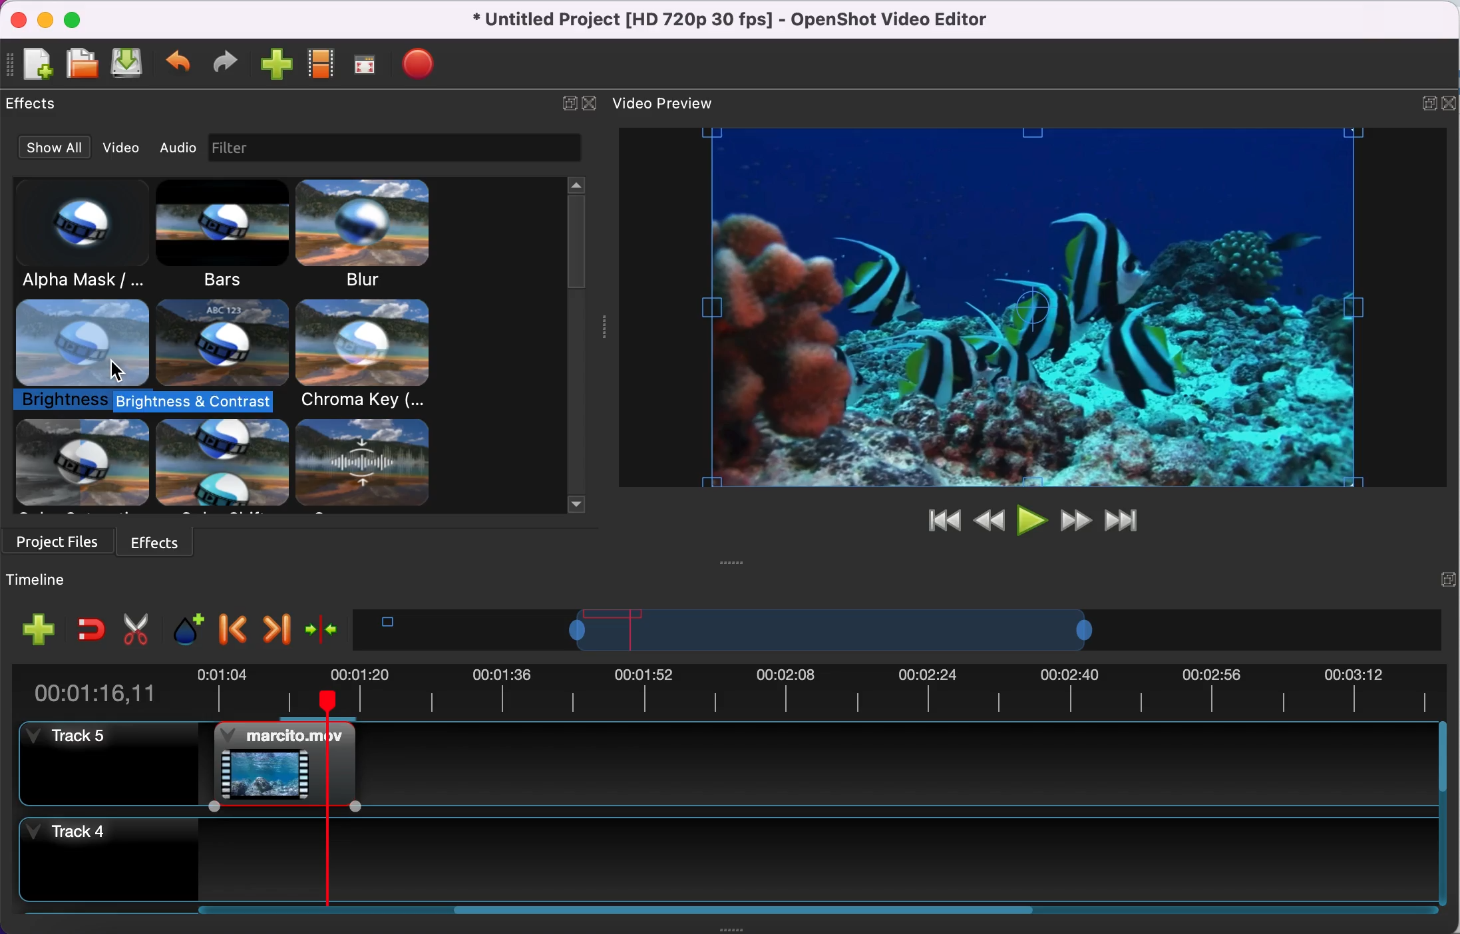 The height and width of the screenshot is (934, 1460). Describe the element at coordinates (725, 689) in the screenshot. I see `duration` at that location.